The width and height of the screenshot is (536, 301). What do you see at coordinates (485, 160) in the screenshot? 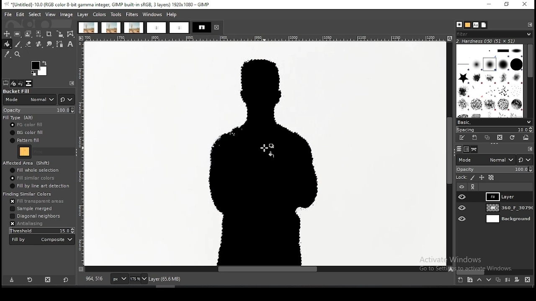
I see `blend mode` at bounding box center [485, 160].